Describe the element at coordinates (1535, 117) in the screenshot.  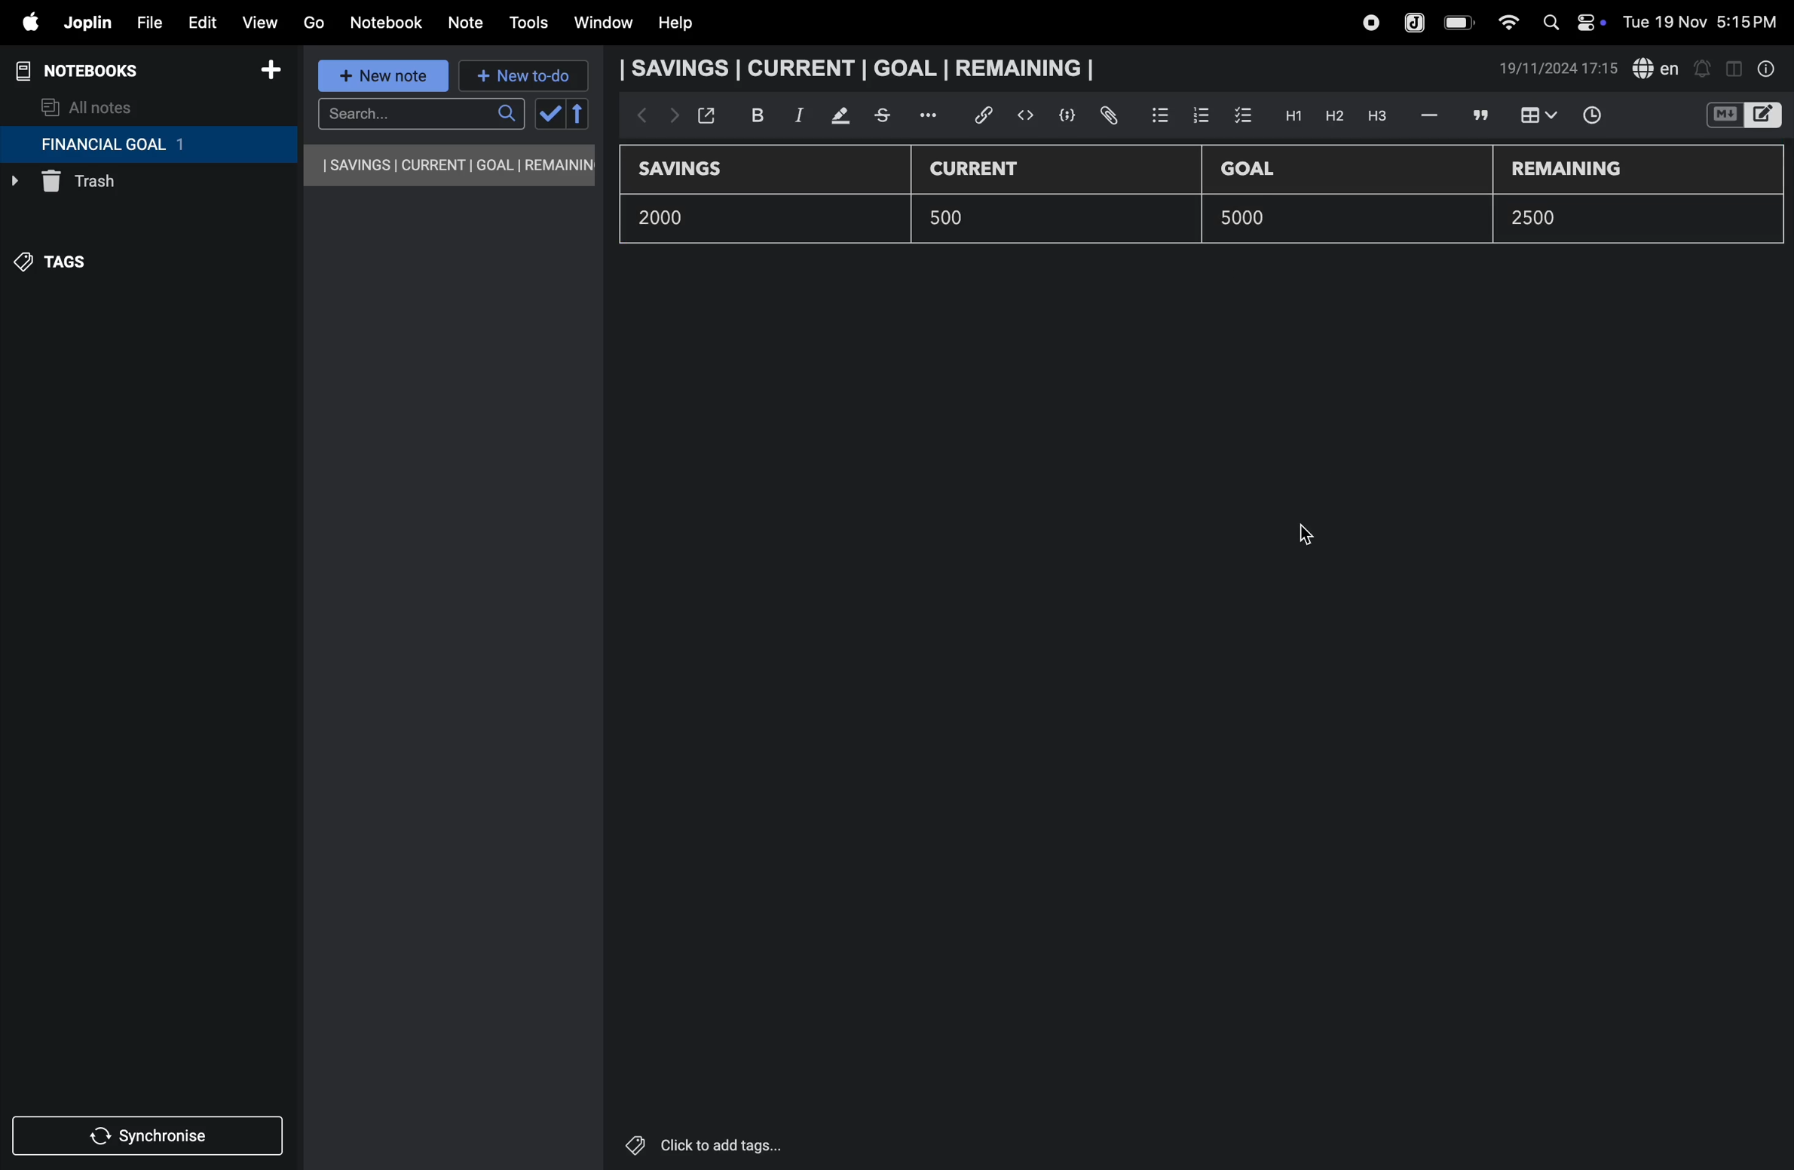
I see `insert table` at that location.